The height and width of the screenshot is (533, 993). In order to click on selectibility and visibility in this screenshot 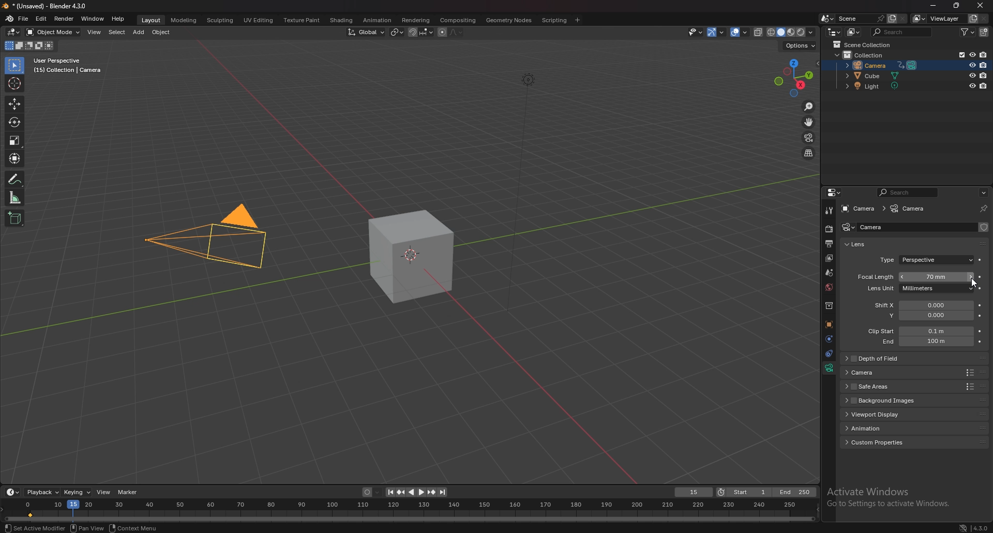, I will do `click(695, 32)`.